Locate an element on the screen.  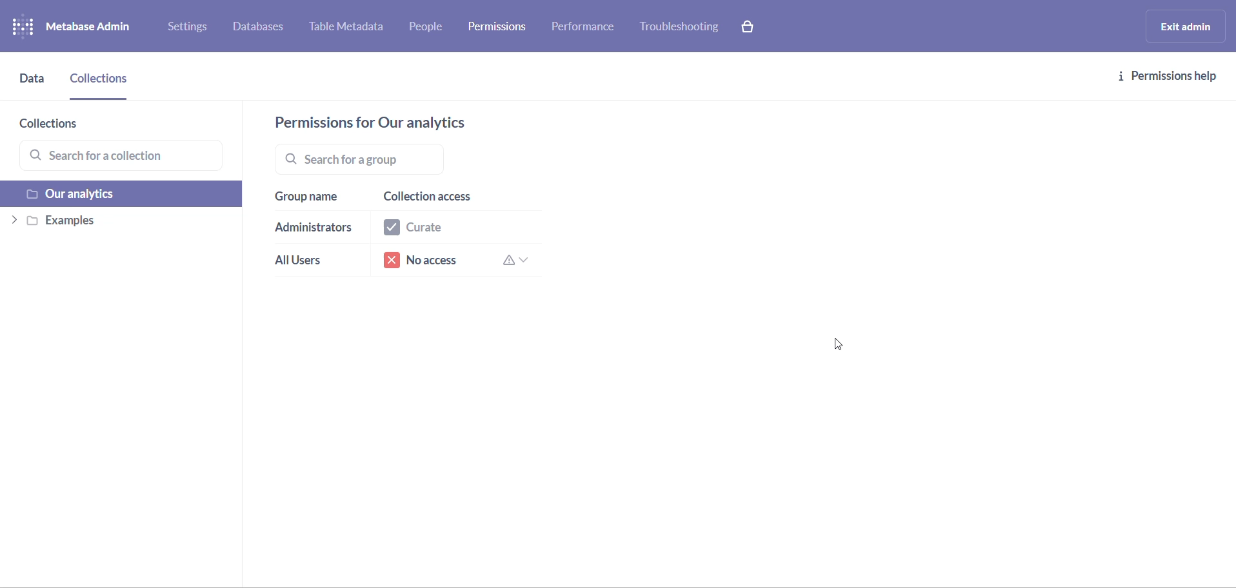
our analytics is located at coordinates (123, 195).